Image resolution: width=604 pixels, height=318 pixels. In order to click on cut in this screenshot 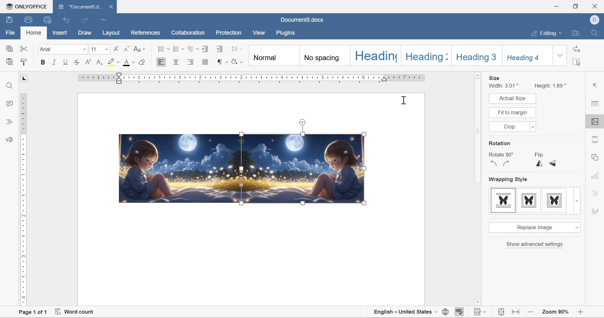, I will do `click(24, 48)`.